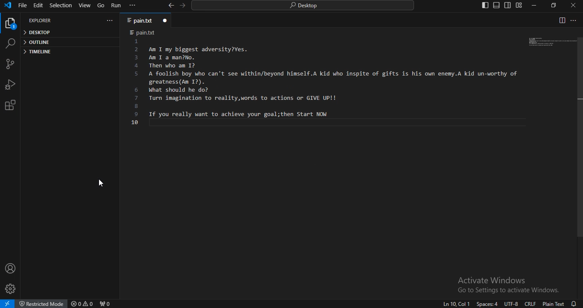 This screenshot has height=308, width=583. Describe the element at coordinates (501, 304) in the screenshot. I see `Ln10 Col 1 Spaces:4 UTF-8 CRLF Plain Text` at that location.